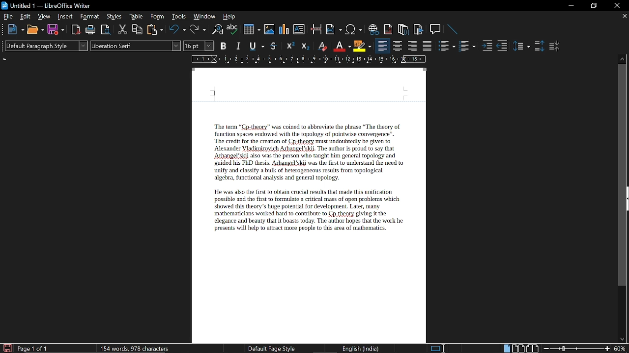 This screenshot has height=353, width=629. I want to click on Move down, so click(622, 339).